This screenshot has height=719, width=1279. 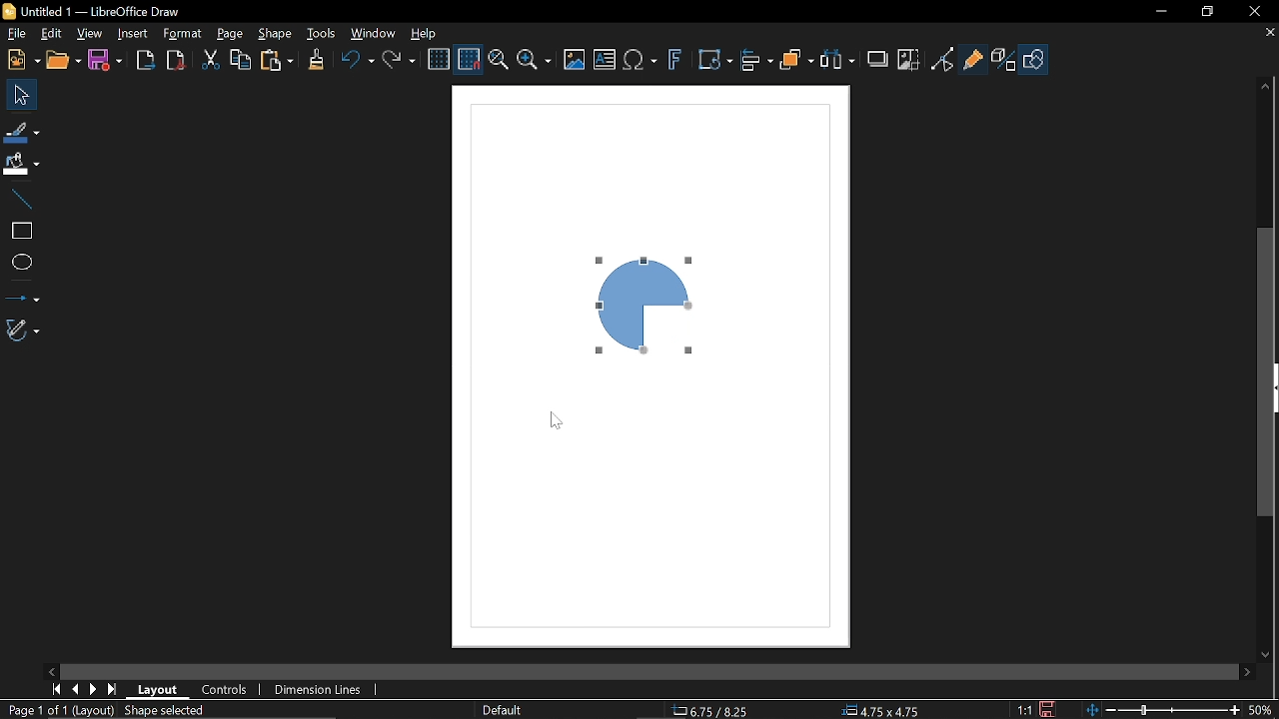 What do you see at coordinates (22, 95) in the screenshot?
I see `Select` at bounding box center [22, 95].